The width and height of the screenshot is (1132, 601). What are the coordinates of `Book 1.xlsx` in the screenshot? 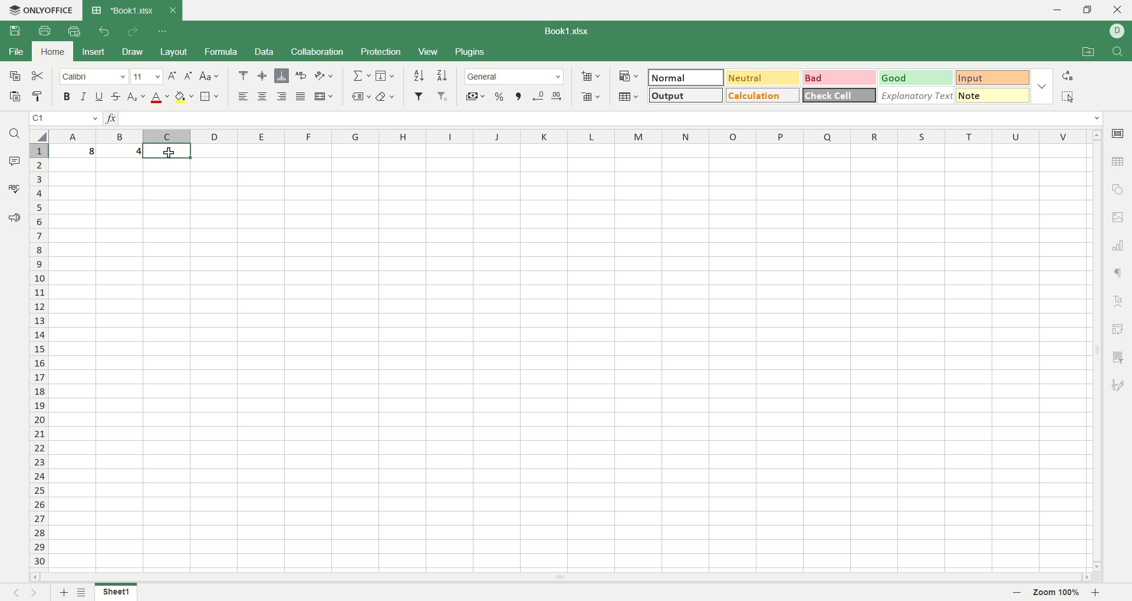 It's located at (121, 9).